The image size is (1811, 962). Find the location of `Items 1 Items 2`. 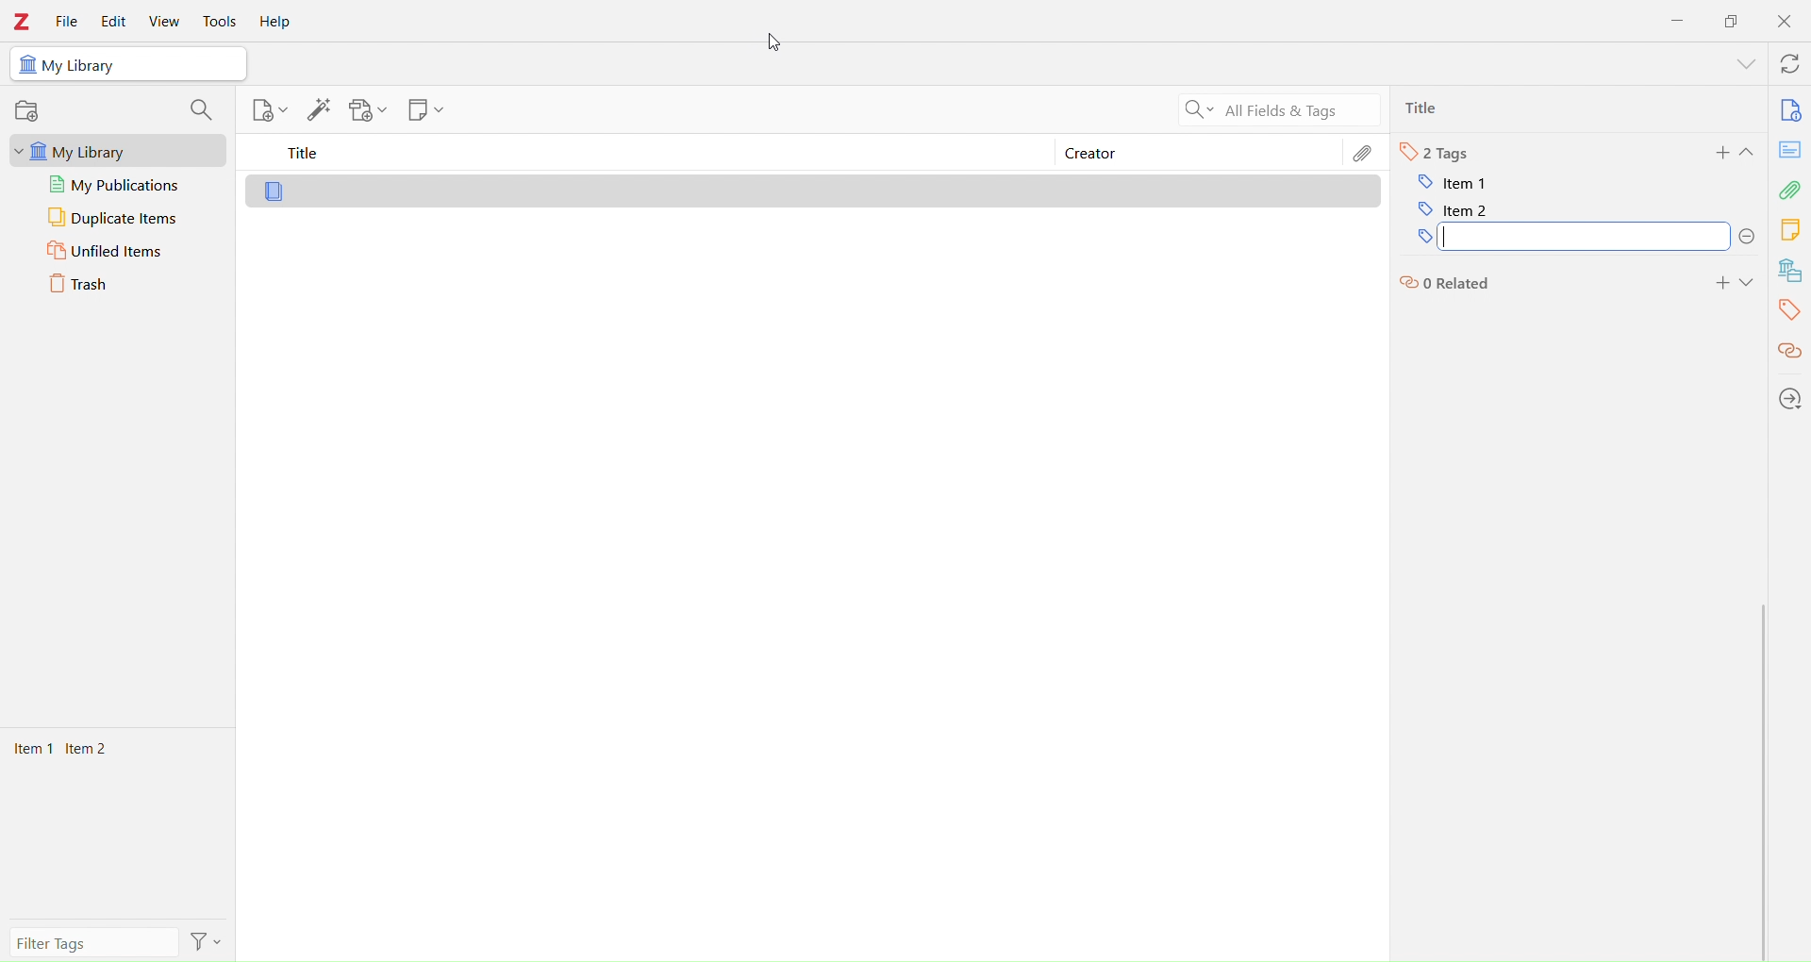

Items 1 Items 2 is located at coordinates (74, 748).